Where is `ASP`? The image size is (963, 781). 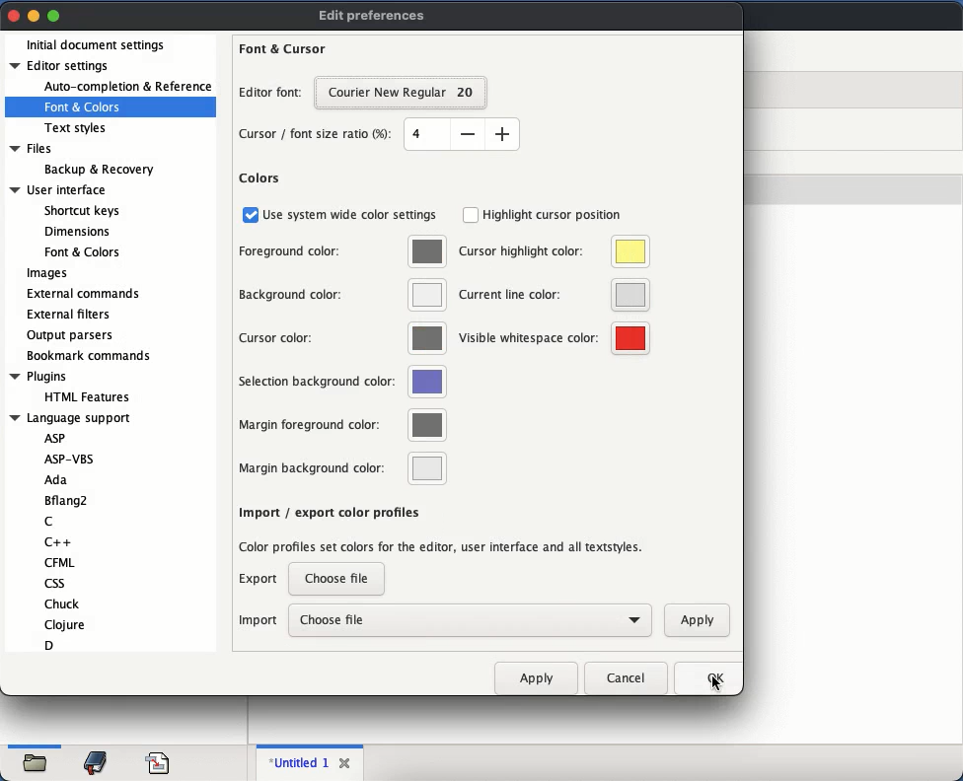
ASP is located at coordinates (57, 438).